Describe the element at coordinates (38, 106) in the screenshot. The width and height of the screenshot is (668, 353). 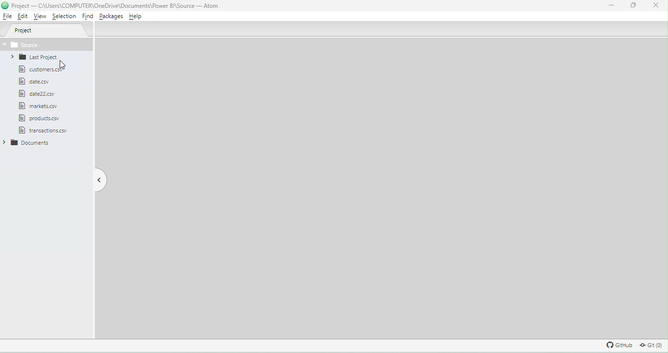
I see `File` at that location.